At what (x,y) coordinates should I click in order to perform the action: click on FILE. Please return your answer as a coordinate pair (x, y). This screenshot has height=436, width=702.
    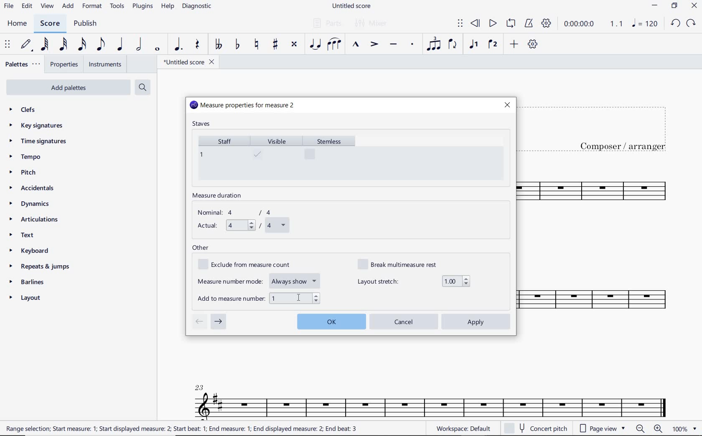
    Looking at the image, I should click on (9, 7).